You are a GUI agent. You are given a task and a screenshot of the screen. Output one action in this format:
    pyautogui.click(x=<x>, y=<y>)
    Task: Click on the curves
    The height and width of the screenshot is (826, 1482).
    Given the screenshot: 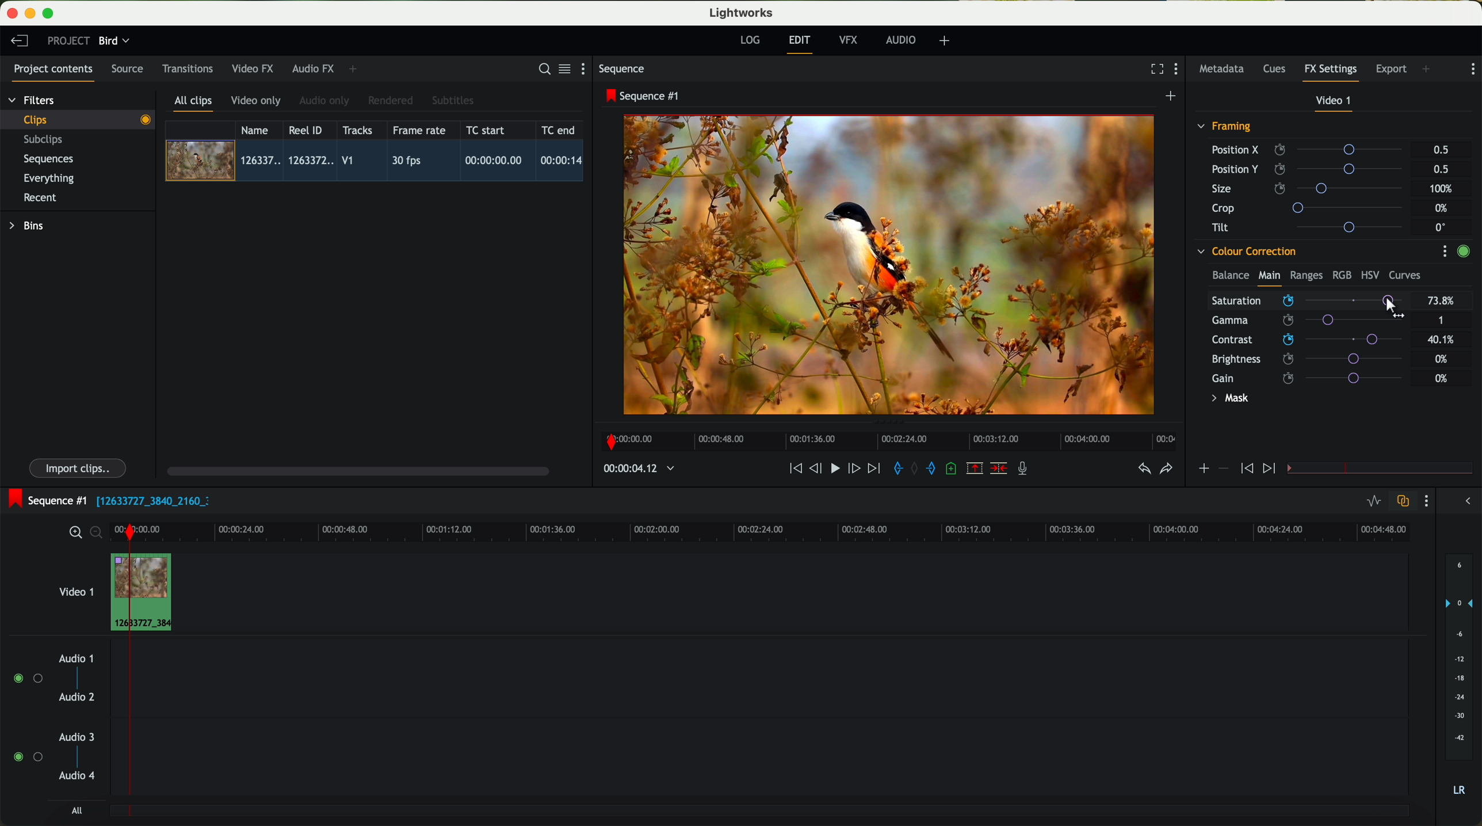 What is the action you would take?
    pyautogui.click(x=1405, y=276)
    